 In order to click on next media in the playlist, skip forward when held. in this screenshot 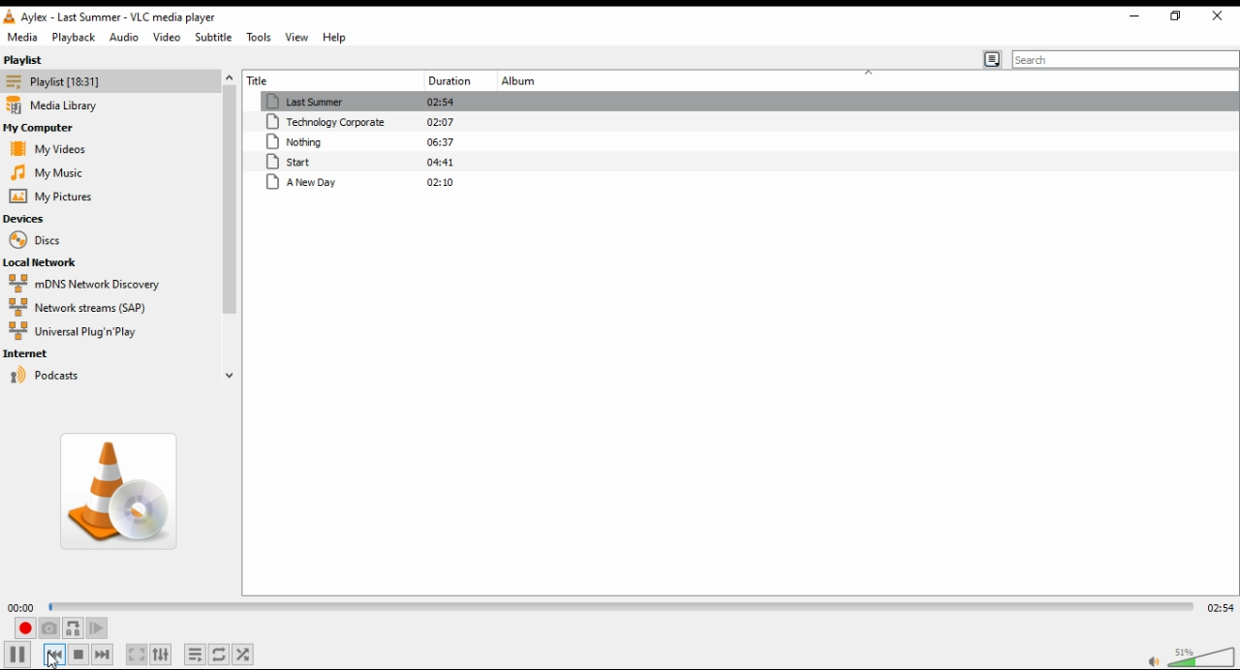, I will do `click(102, 655)`.